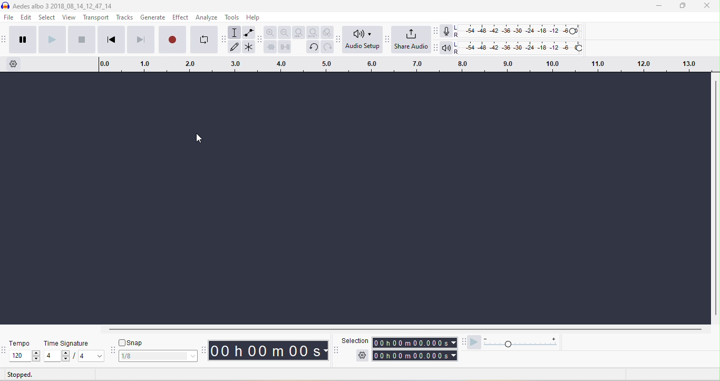  I want to click on Audacity audio setup toolbar, so click(339, 40).